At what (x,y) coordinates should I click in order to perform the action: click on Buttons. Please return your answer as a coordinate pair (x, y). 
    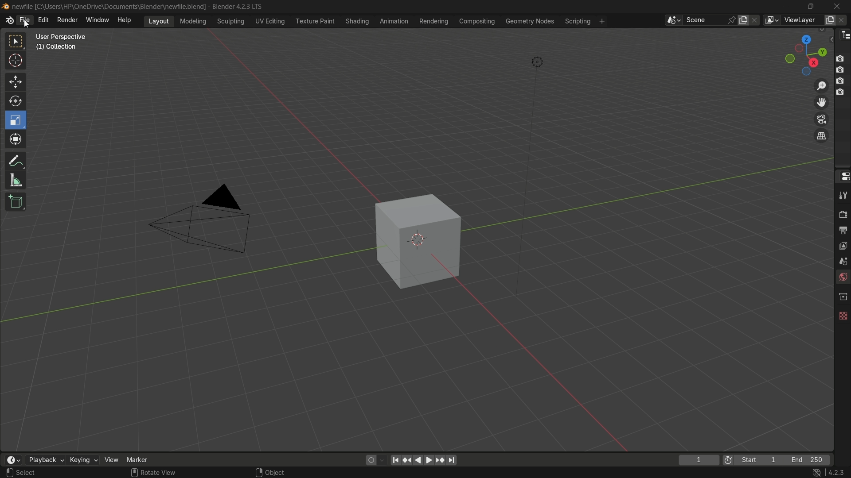
    Looking at the image, I should click on (843, 74).